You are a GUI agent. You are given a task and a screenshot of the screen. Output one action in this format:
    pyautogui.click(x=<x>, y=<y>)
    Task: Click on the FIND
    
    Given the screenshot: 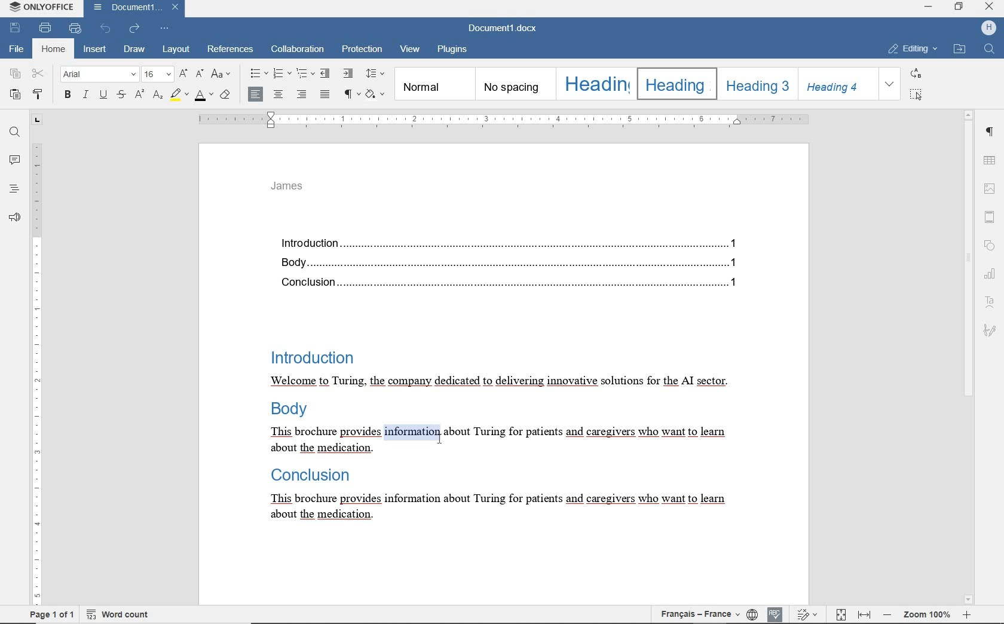 What is the action you would take?
    pyautogui.click(x=989, y=48)
    